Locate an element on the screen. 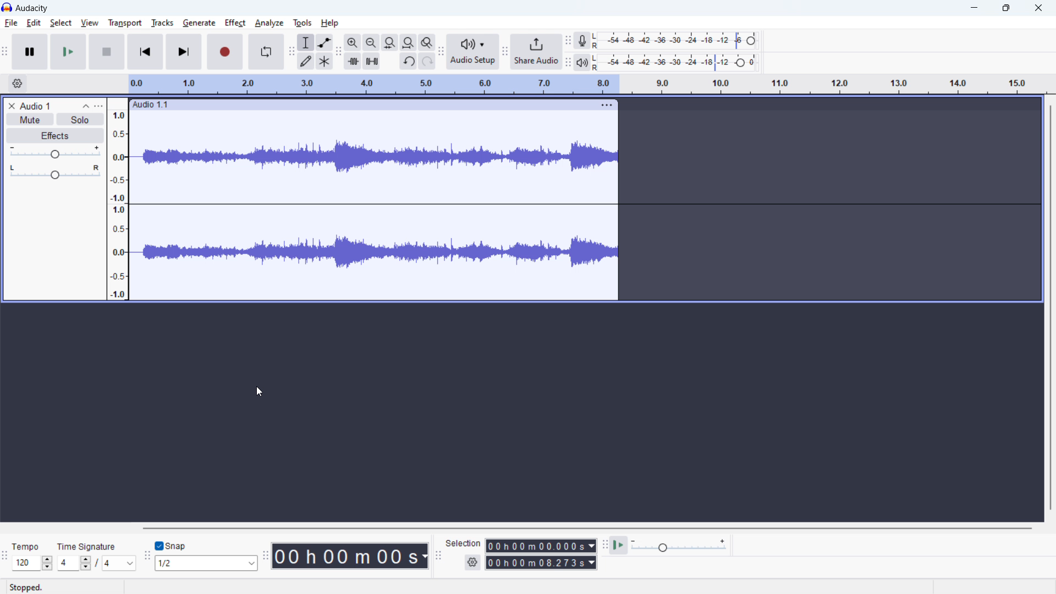 This screenshot has width=1056, height=594. zoom out is located at coordinates (370, 42).